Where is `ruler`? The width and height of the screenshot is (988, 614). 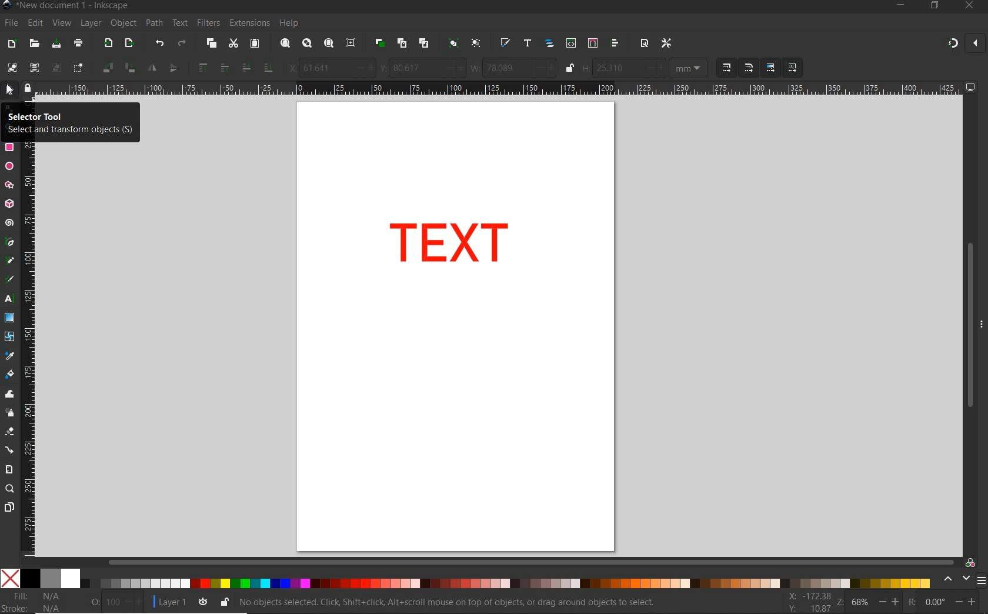 ruler is located at coordinates (500, 89).